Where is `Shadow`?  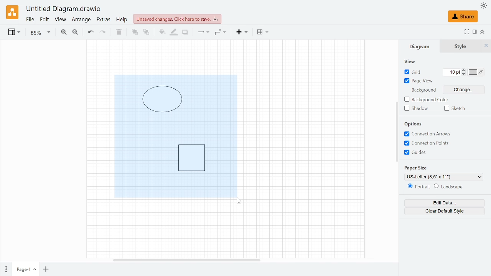 Shadow is located at coordinates (185, 33).